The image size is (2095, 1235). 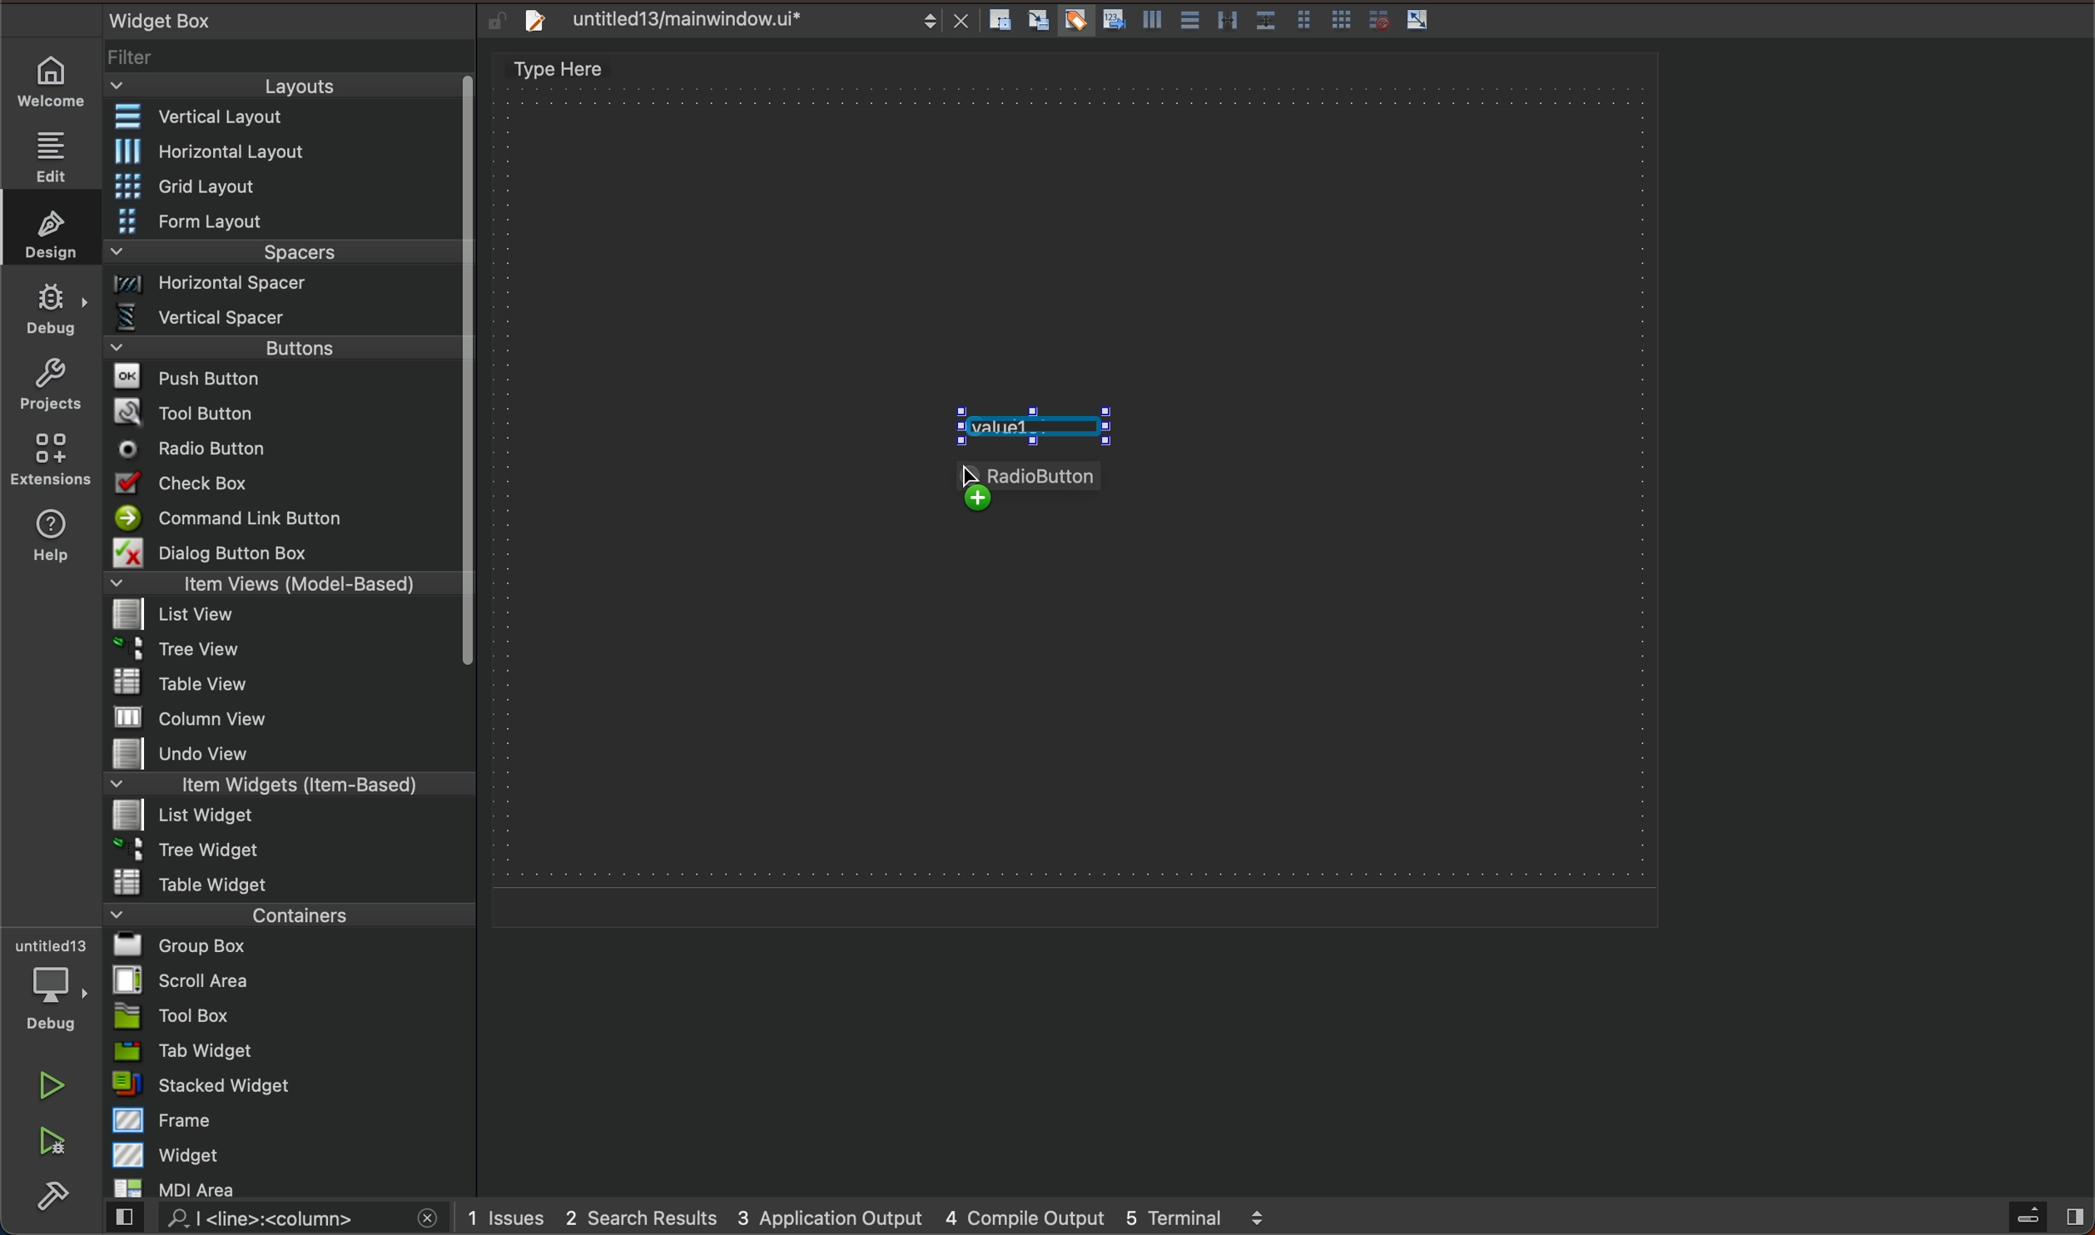 I want to click on item widget, so click(x=285, y=788).